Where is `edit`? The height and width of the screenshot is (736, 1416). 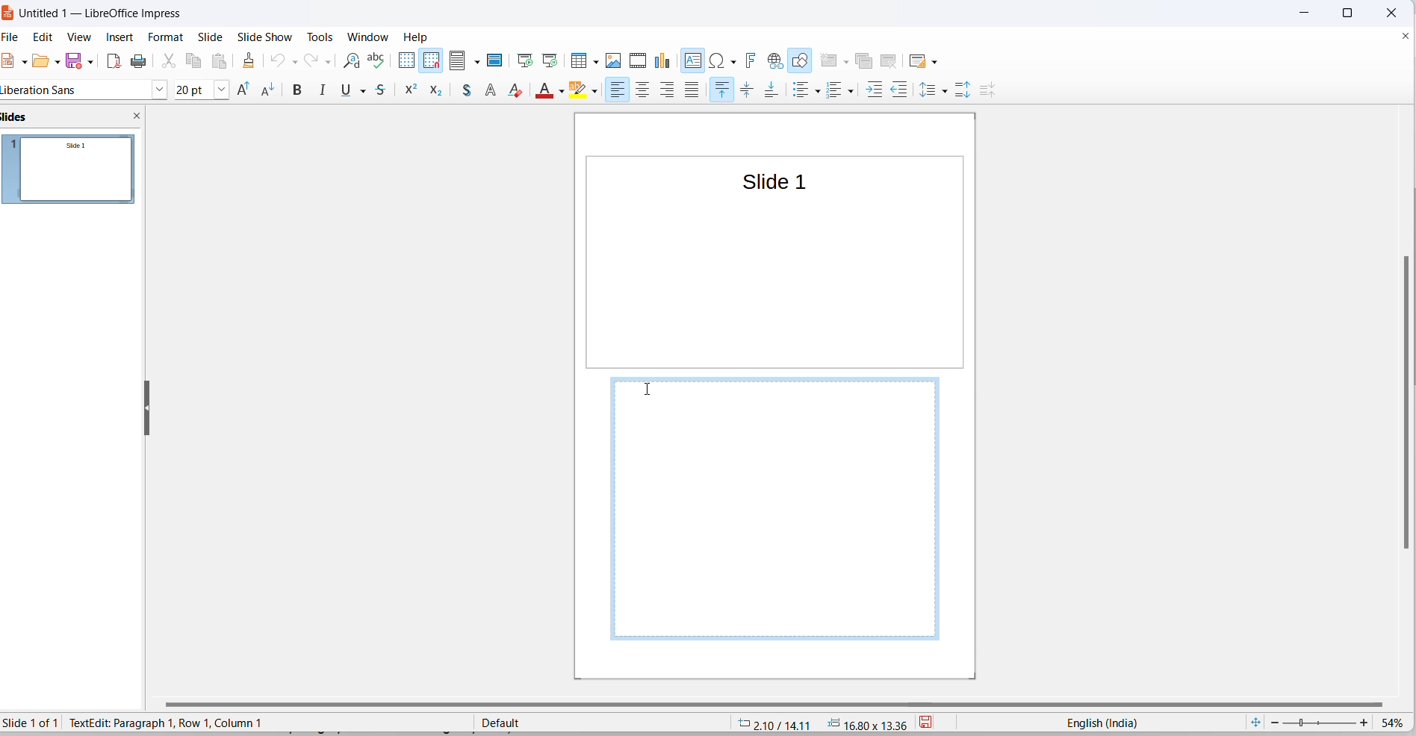 edit is located at coordinates (46, 37).